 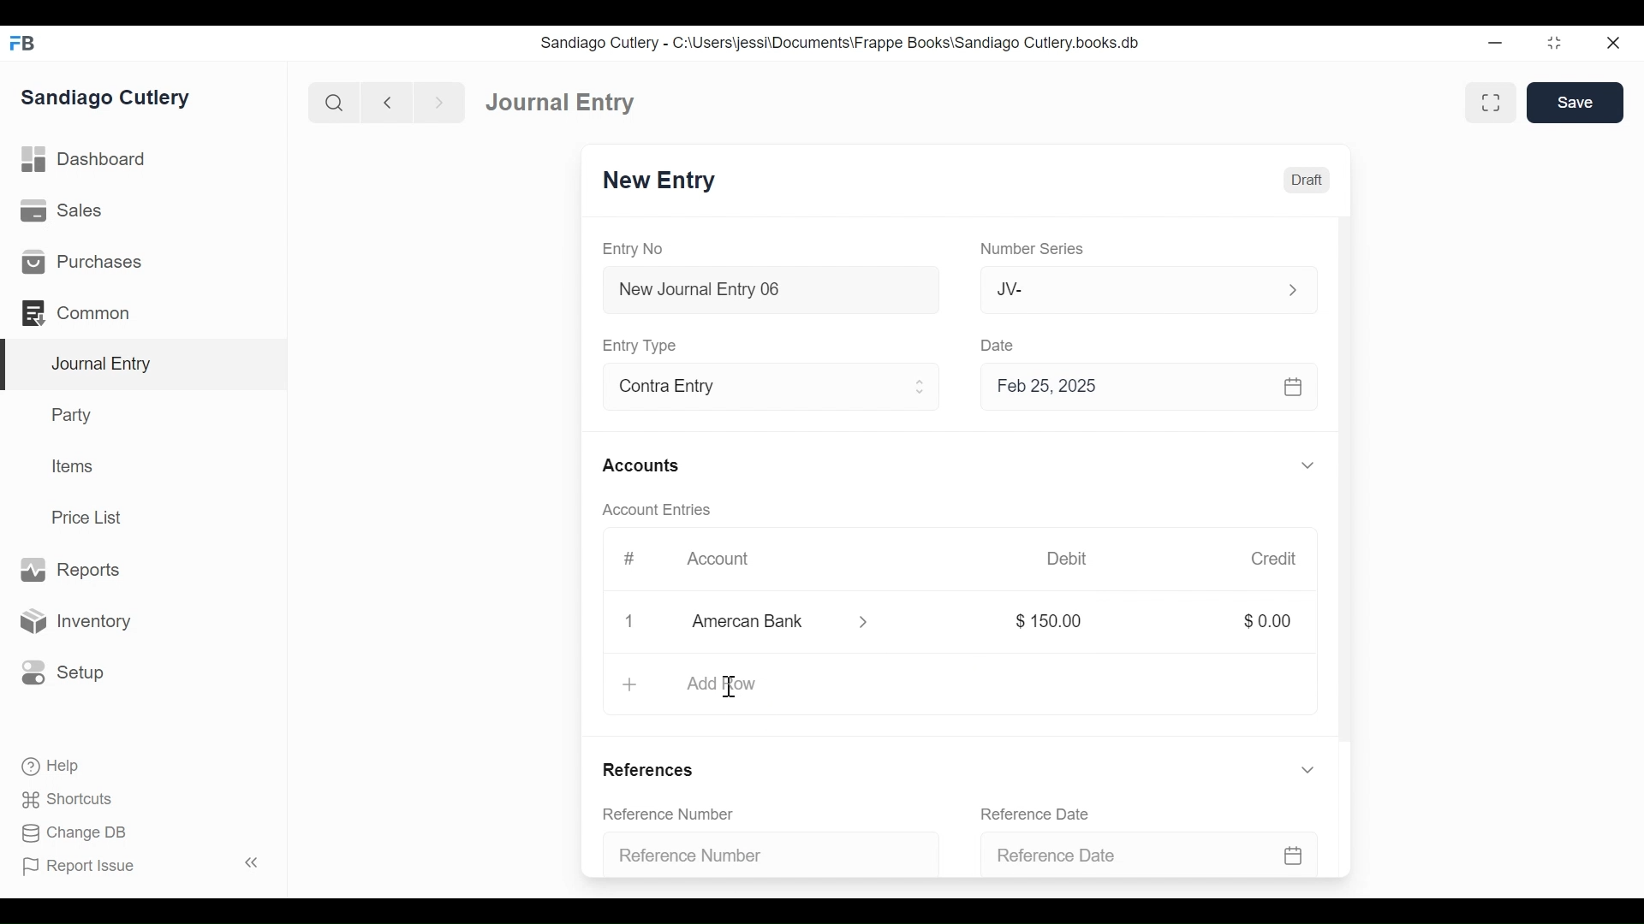 I want to click on Setup, so click(x=59, y=672).